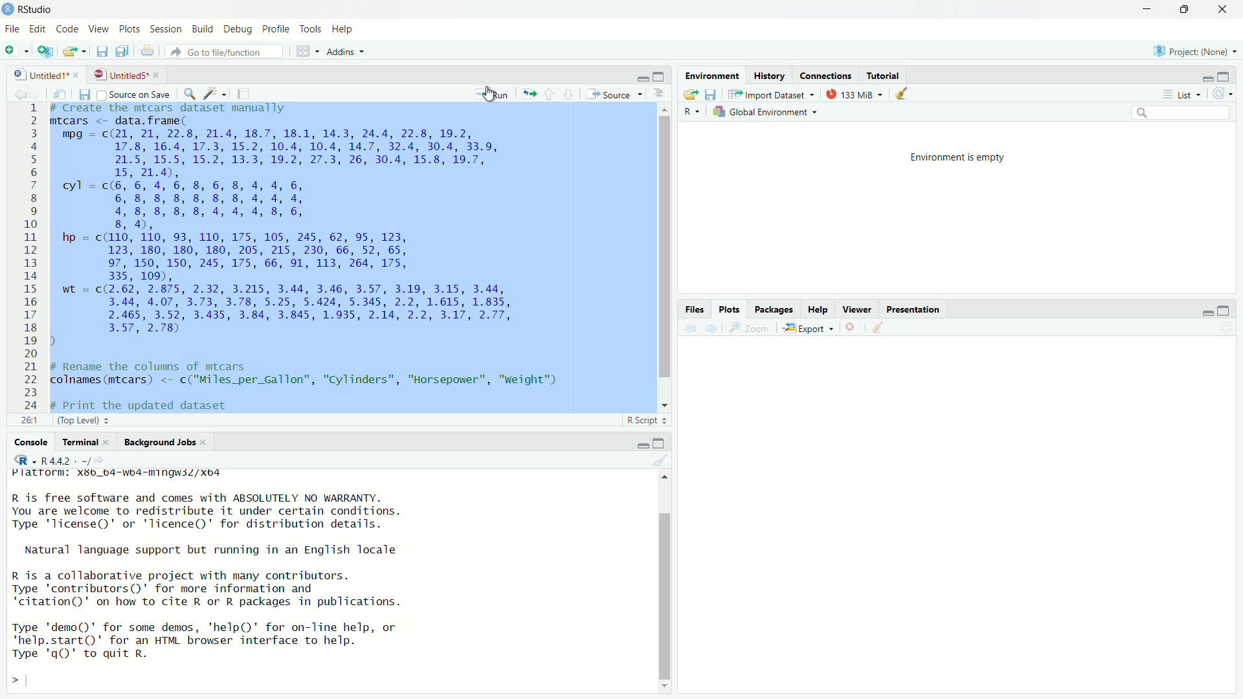 This screenshot has width=1243, height=699. I want to click on search, so click(187, 93).